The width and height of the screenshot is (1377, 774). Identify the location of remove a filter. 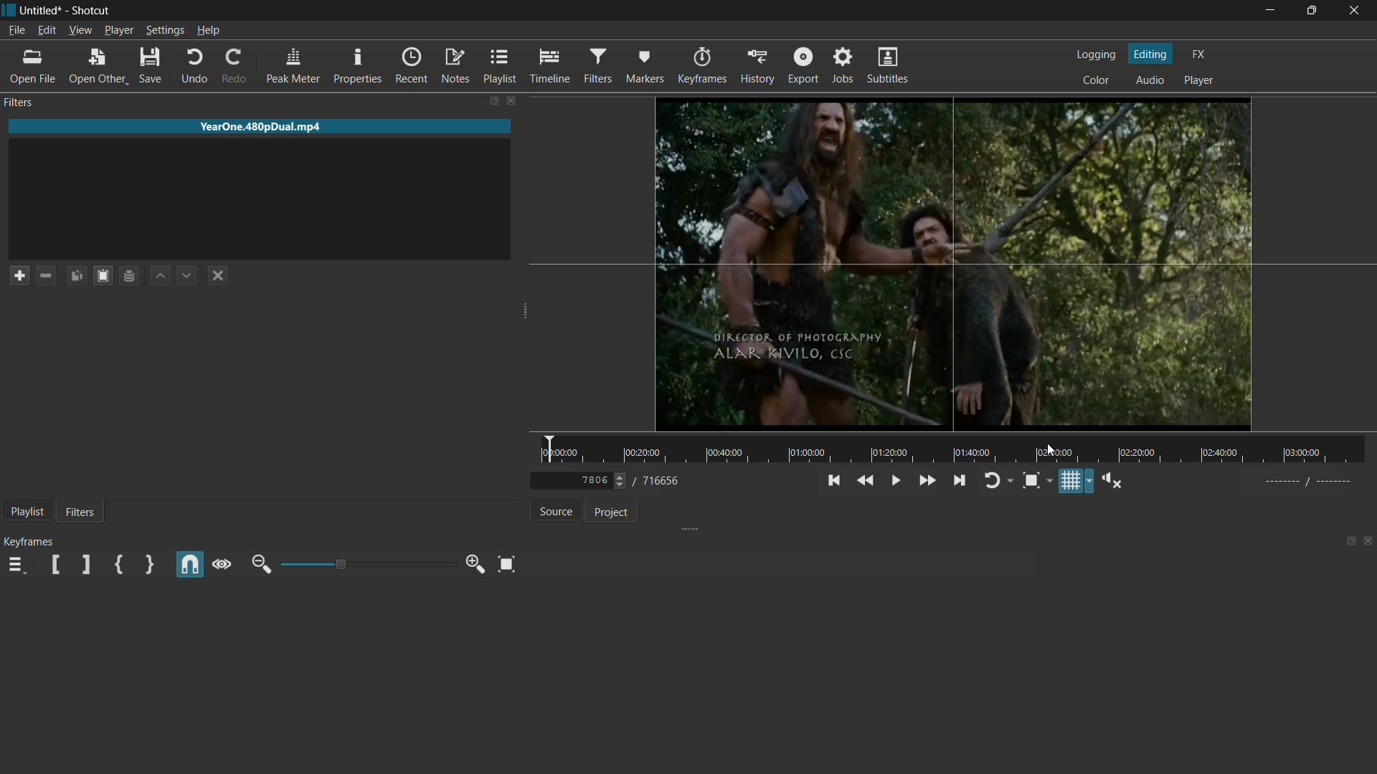
(45, 274).